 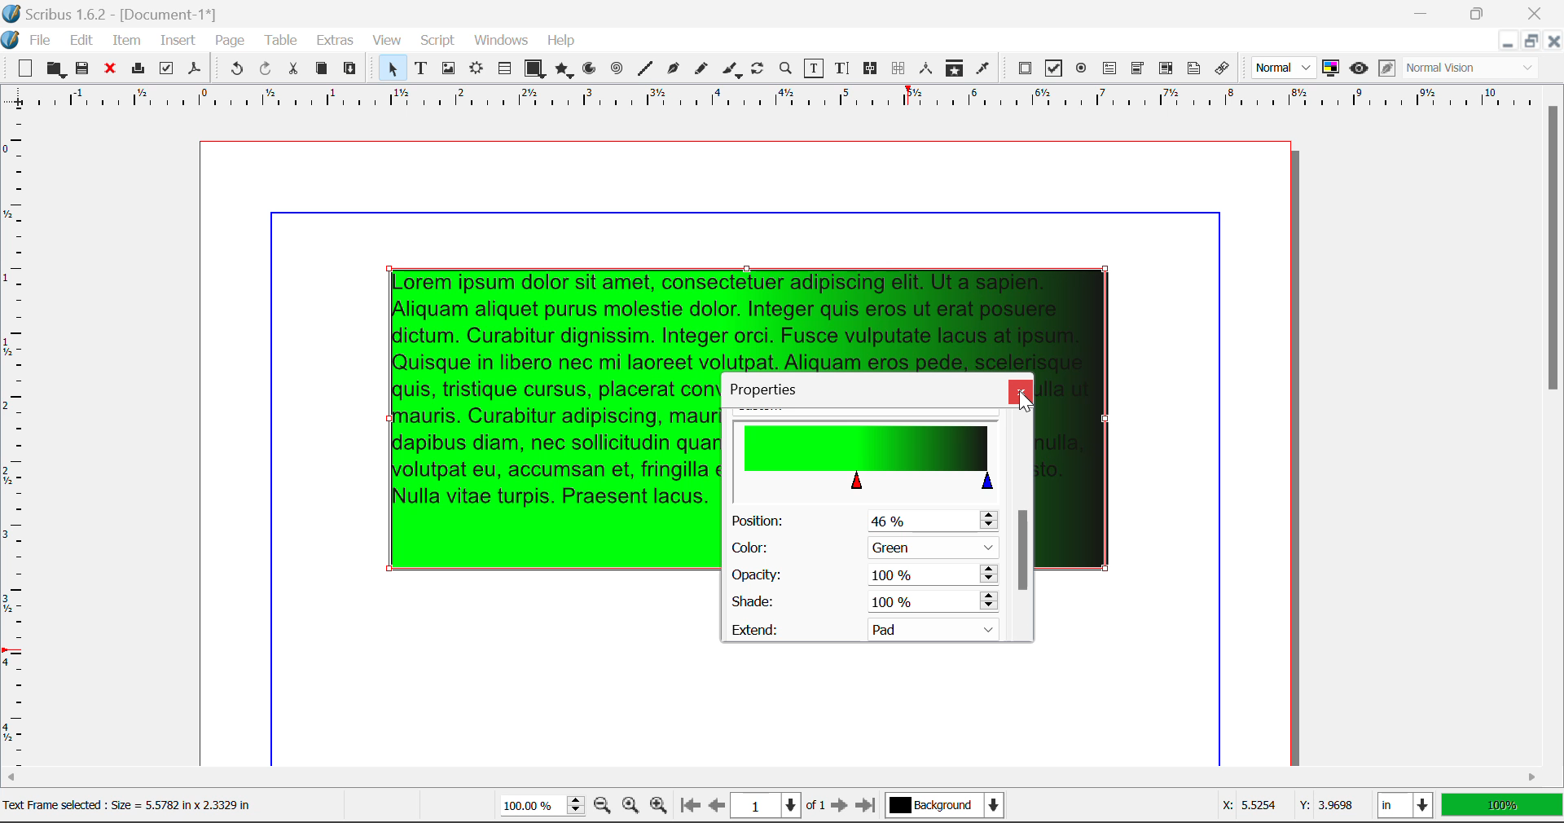 What do you see at coordinates (229, 42) in the screenshot?
I see `Page` at bounding box center [229, 42].